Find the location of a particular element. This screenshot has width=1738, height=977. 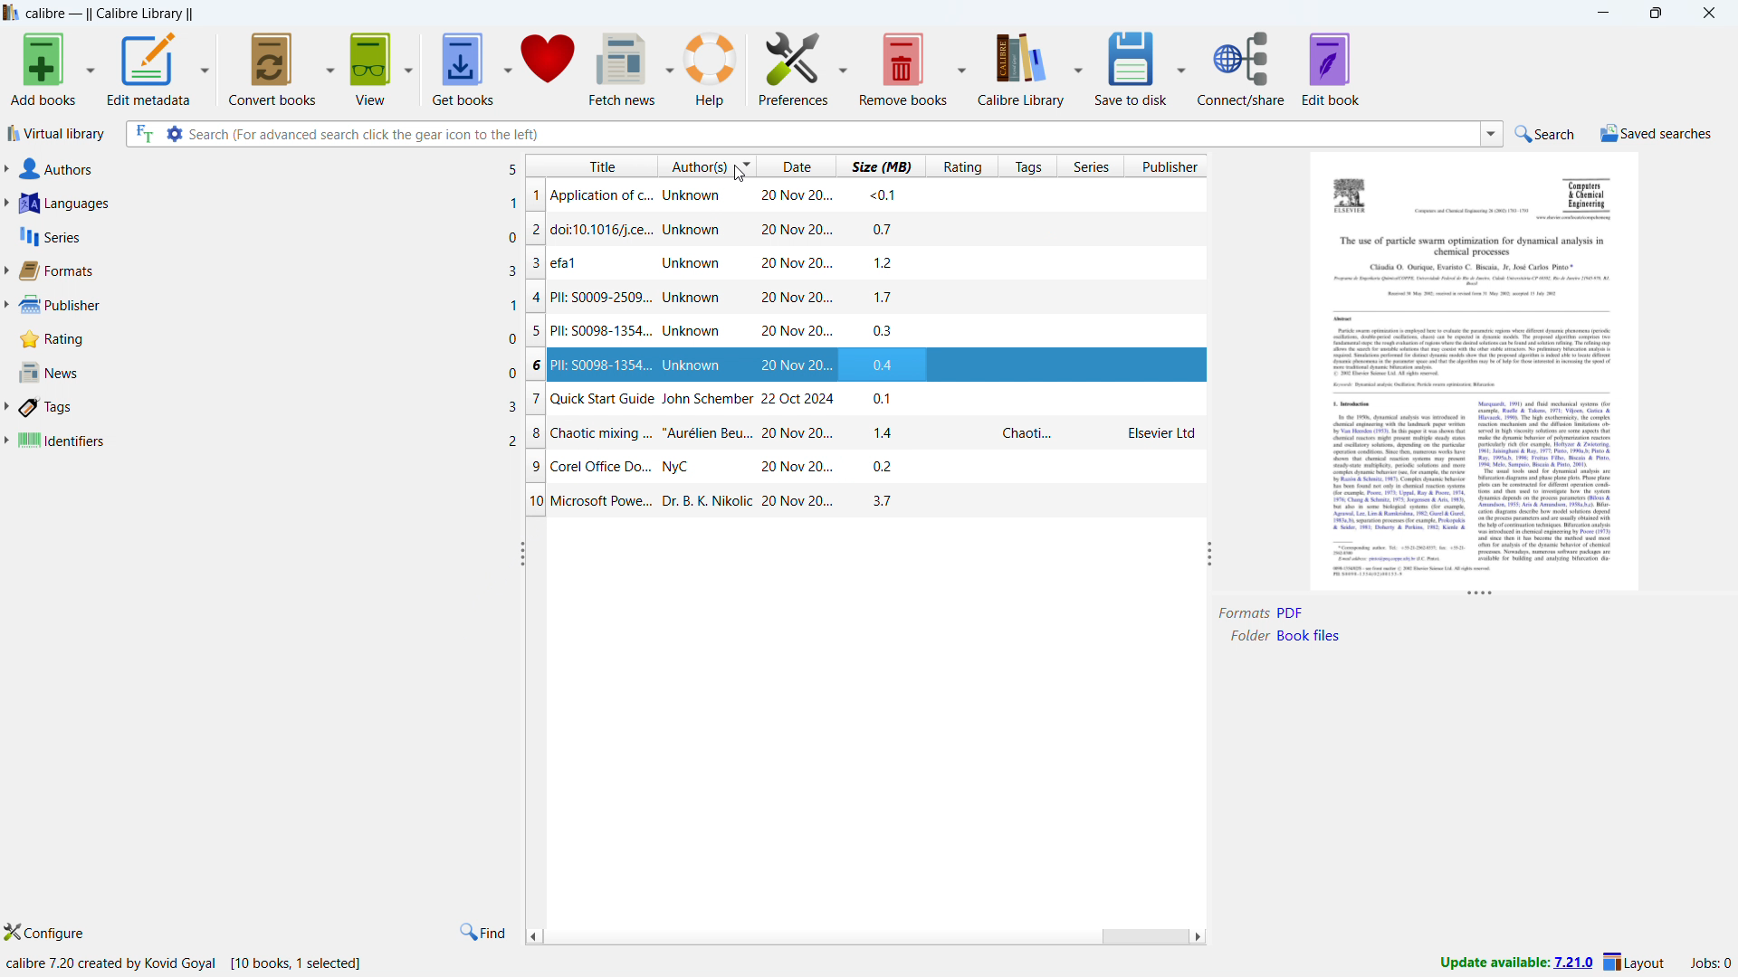

Format: is located at coordinates (1242, 613).